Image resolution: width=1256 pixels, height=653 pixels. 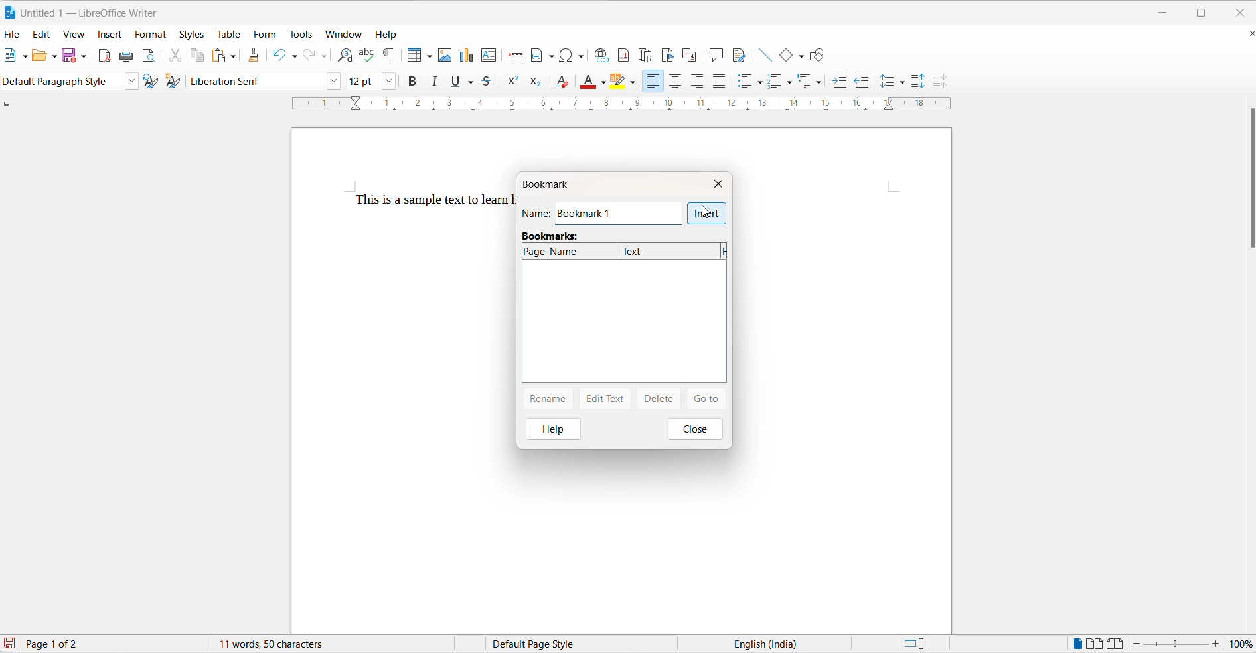 I want to click on copy, so click(x=200, y=56).